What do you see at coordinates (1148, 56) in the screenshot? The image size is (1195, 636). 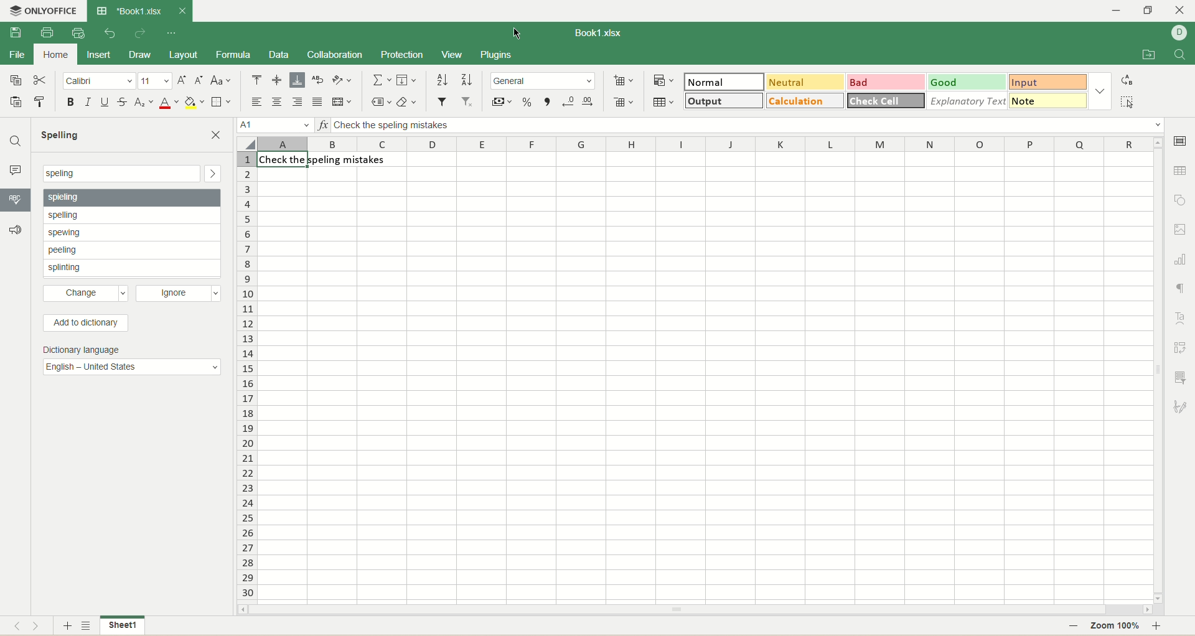 I see `open file location` at bounding box center [1148, 56].